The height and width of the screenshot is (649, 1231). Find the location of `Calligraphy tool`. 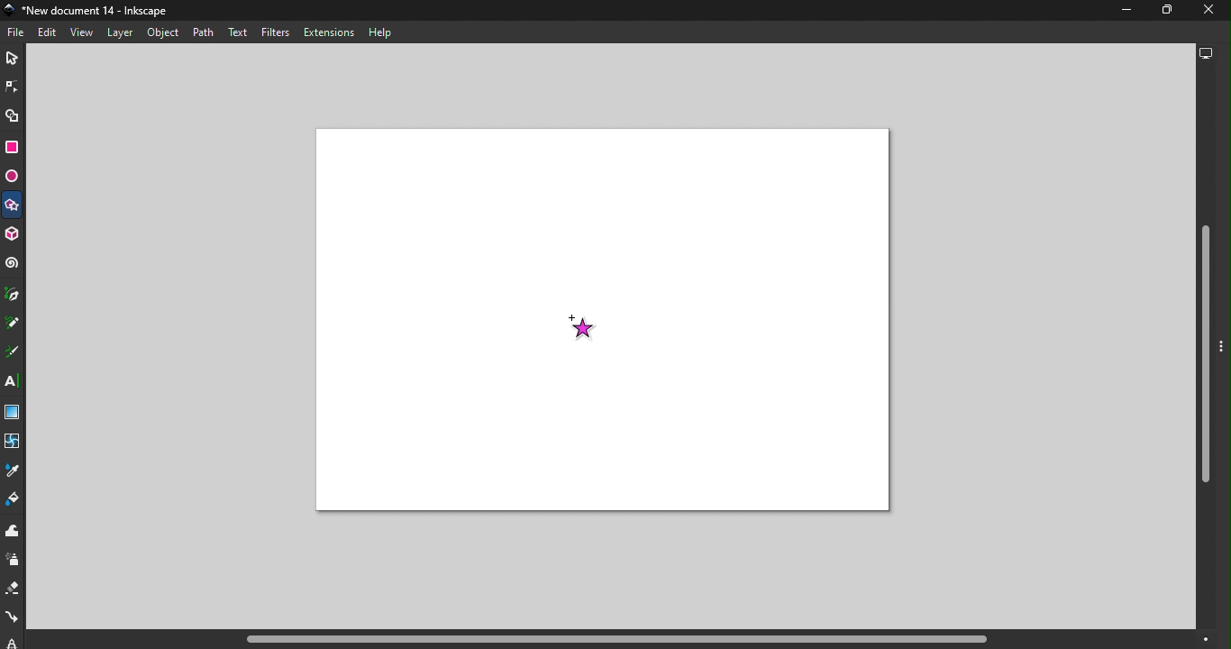

Calligraphy tool is located at coordinates (15, 352).